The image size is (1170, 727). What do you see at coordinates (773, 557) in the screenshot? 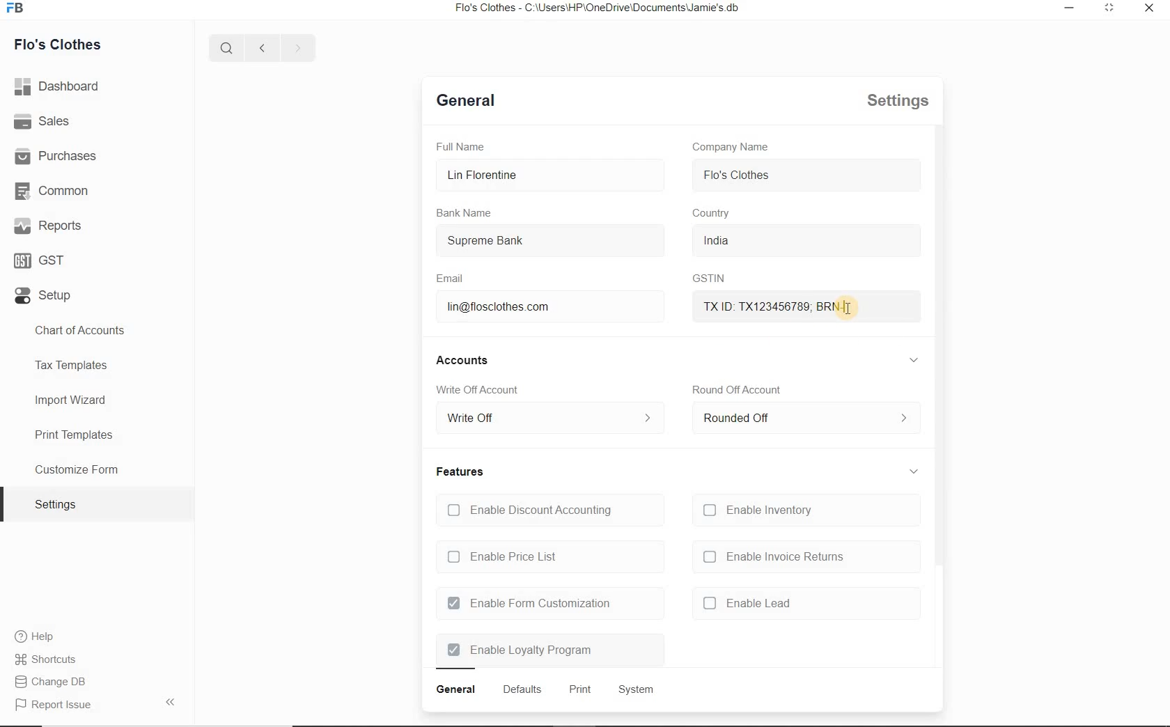
I see `enable invoice returns` at bounding box center [773, 557].